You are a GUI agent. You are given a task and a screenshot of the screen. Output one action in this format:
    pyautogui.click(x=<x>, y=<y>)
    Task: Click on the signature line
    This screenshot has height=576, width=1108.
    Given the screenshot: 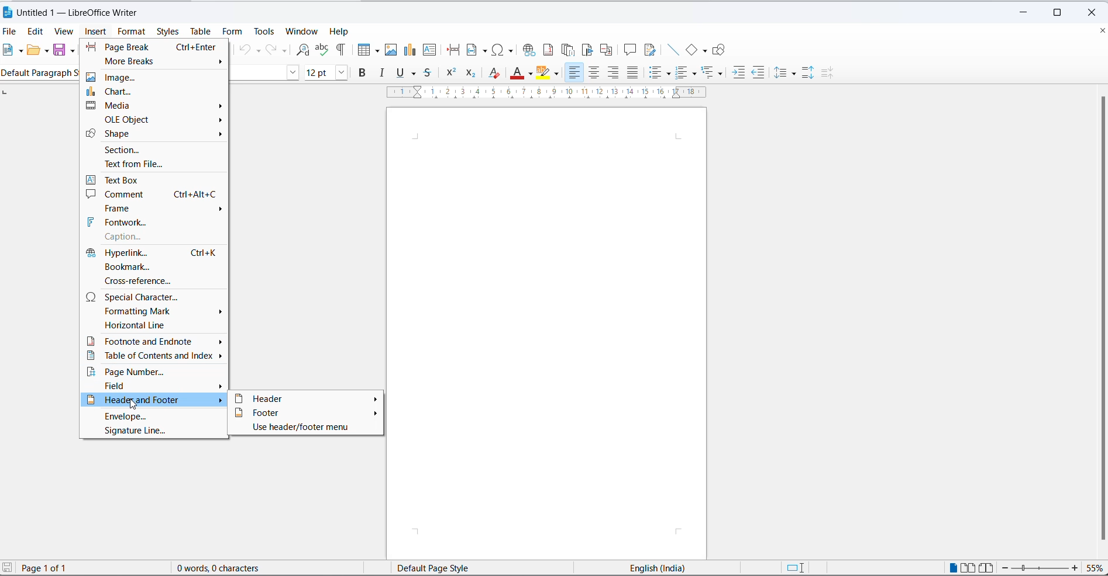 What is the action you would take?
    pyautogui.click(x=155, y=432)
    